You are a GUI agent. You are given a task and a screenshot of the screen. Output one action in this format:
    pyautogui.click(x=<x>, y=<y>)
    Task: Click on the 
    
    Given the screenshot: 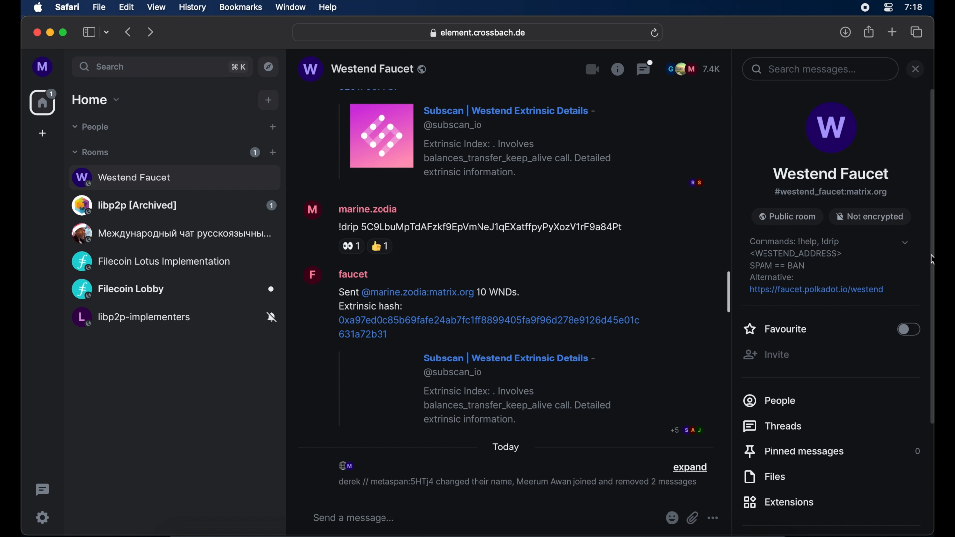 What is the action you would take?
    pyautogui.click(x=92, y=127)
    